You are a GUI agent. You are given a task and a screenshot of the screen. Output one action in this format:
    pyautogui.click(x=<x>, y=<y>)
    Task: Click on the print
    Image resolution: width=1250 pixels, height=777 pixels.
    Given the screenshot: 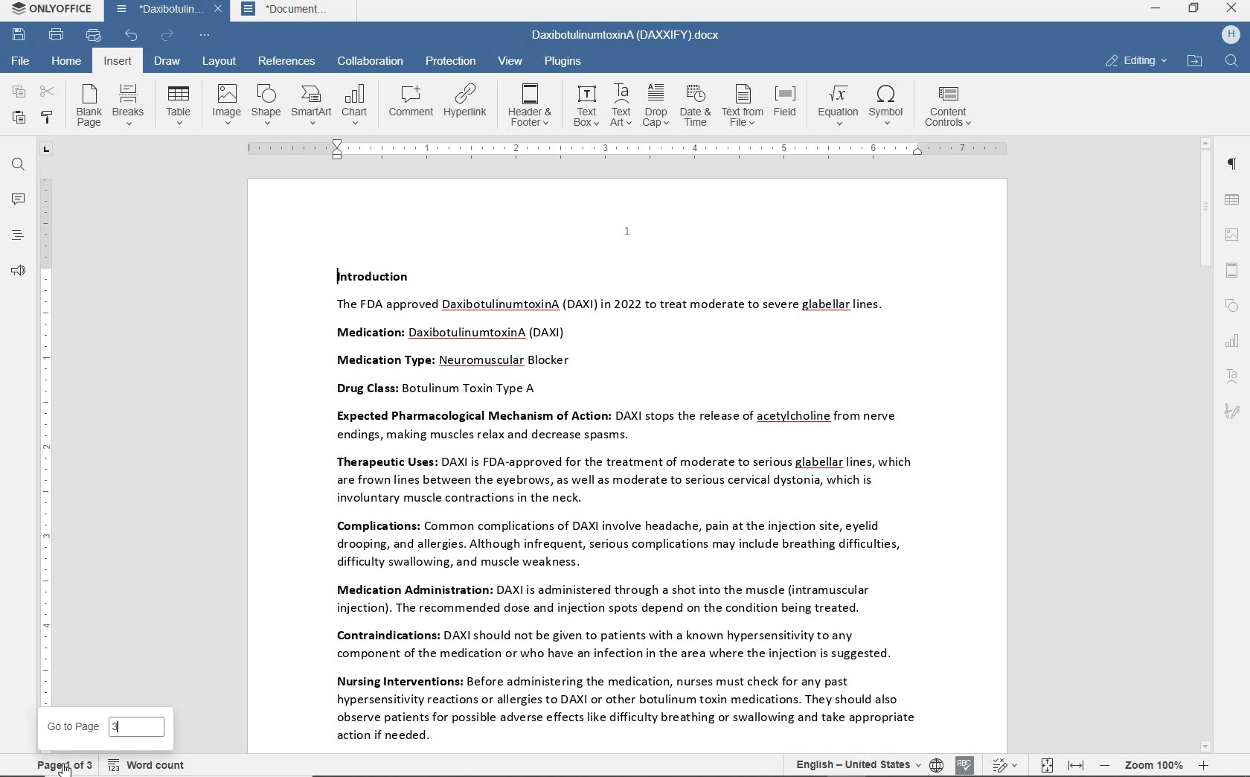 What is the action you would take?
    pyautogui.click(x=57, y=35)
    